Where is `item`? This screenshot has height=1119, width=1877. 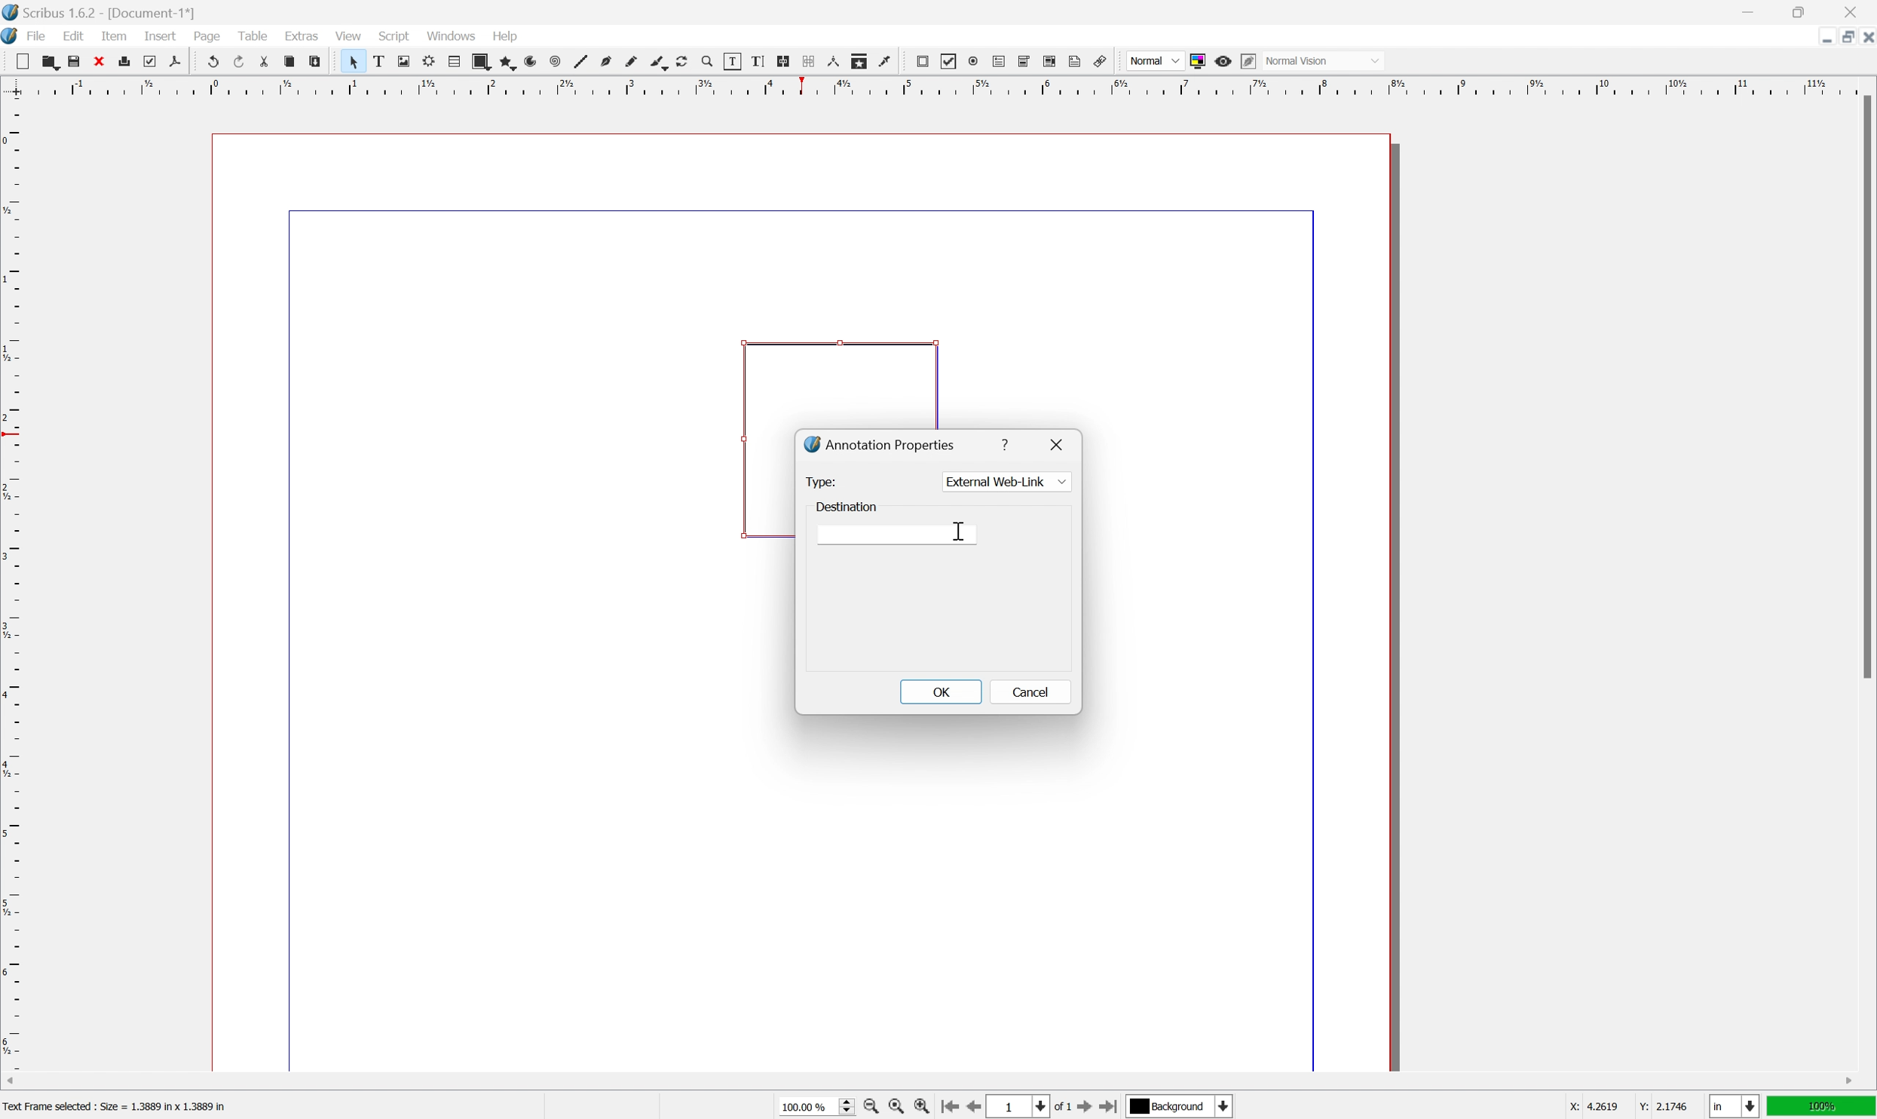
item is located at coordinates (114, 35).